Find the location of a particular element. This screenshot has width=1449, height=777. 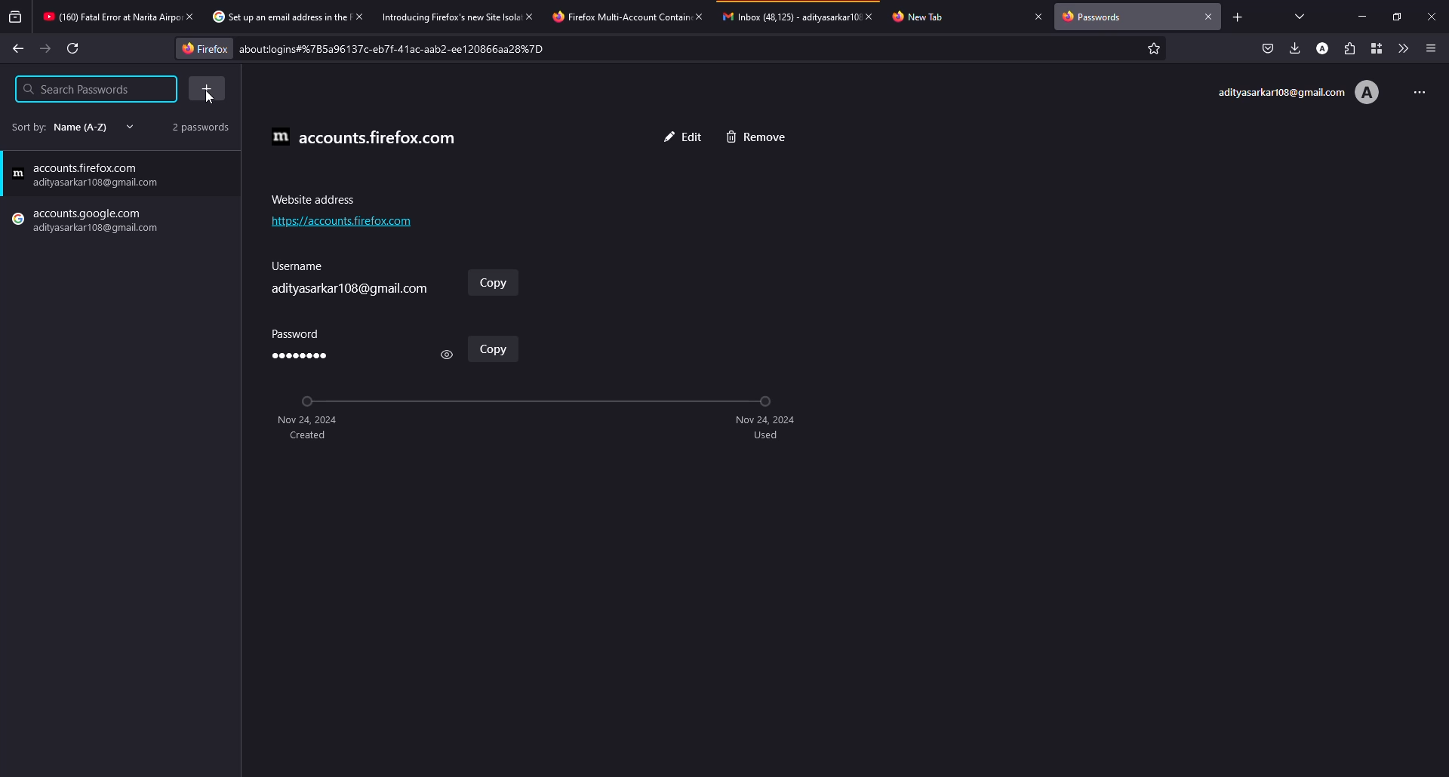

extensions is located at coordinates (1349, 48).